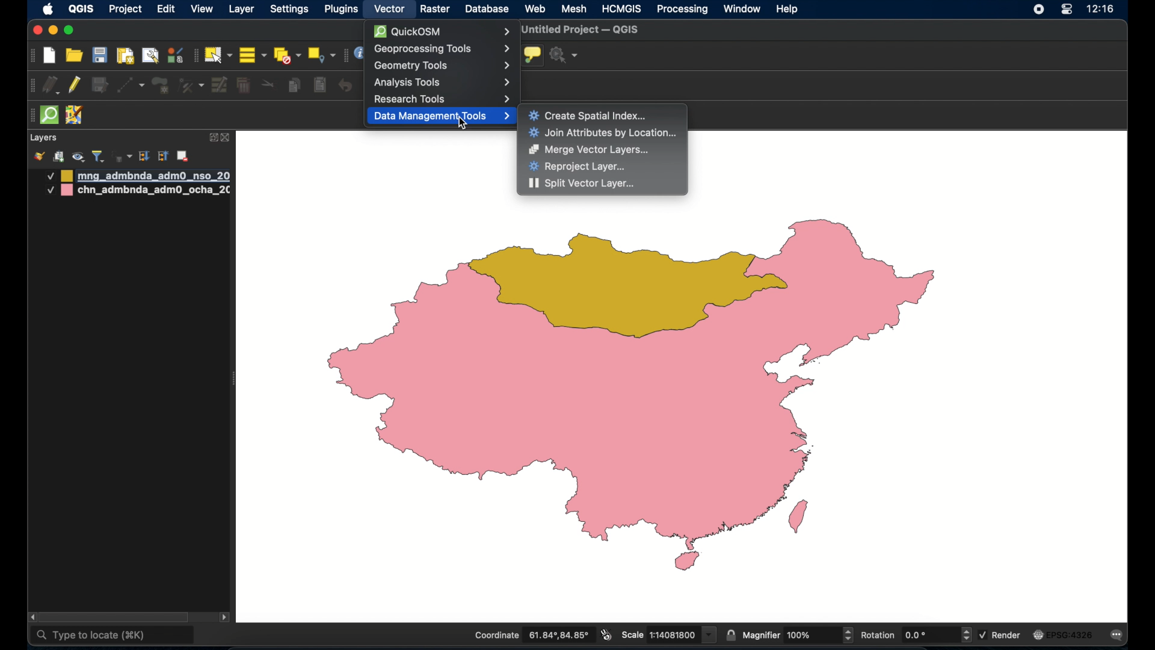 The width and height of the screenshot is (1155, 650). What do you see at coordinates (621, 8) in the screenshot?
I see `HCMGIS` at bounding box center [621, 8].